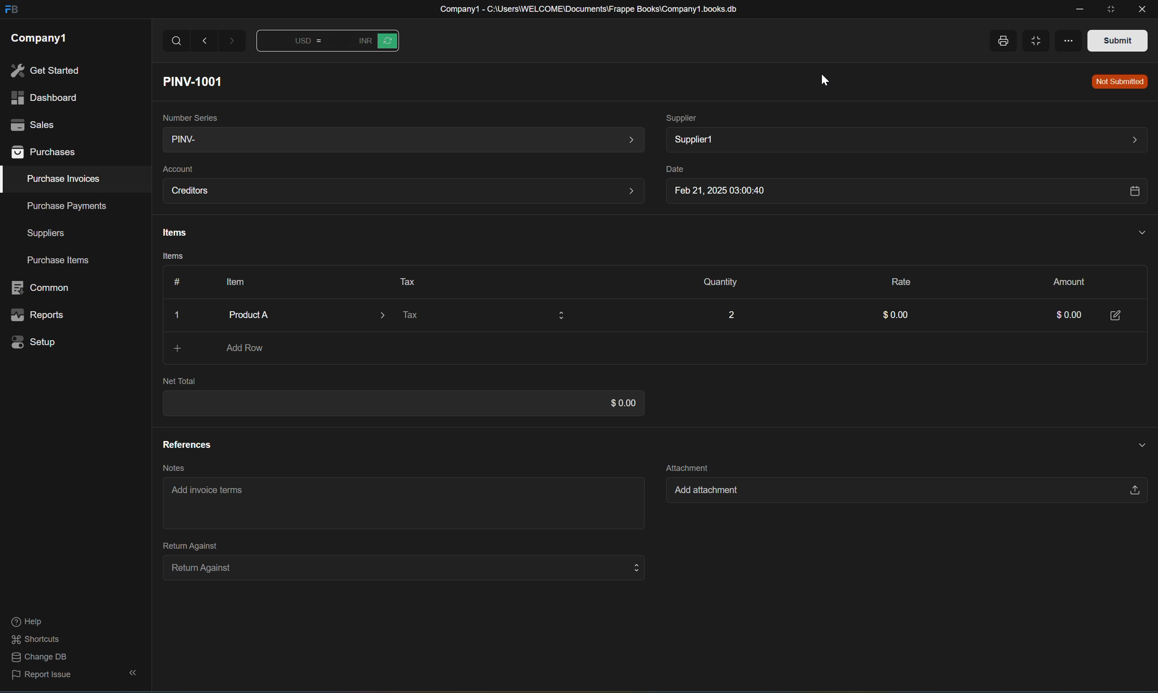  I want to click on setup, so click(36, 341).